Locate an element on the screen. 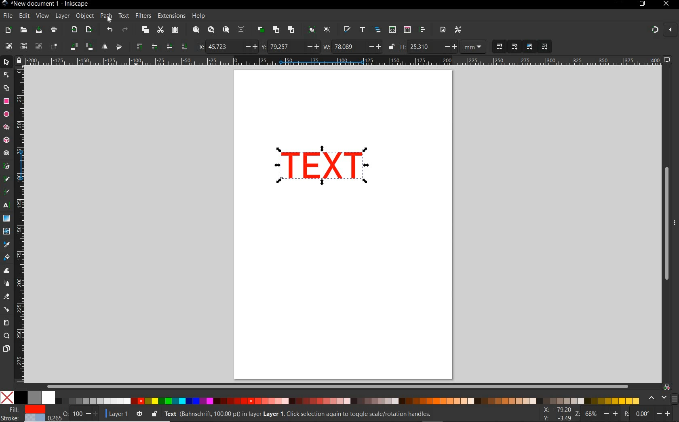  COLOR MANAGED MODE is located at coordinates (662, 393).